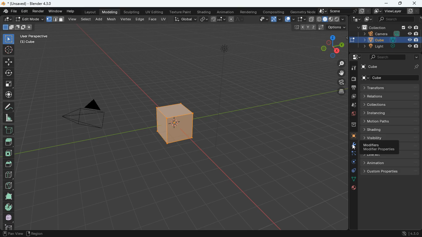  Describe the element at coordinates (352, 114) in the screenshot. I see `world` at that location.